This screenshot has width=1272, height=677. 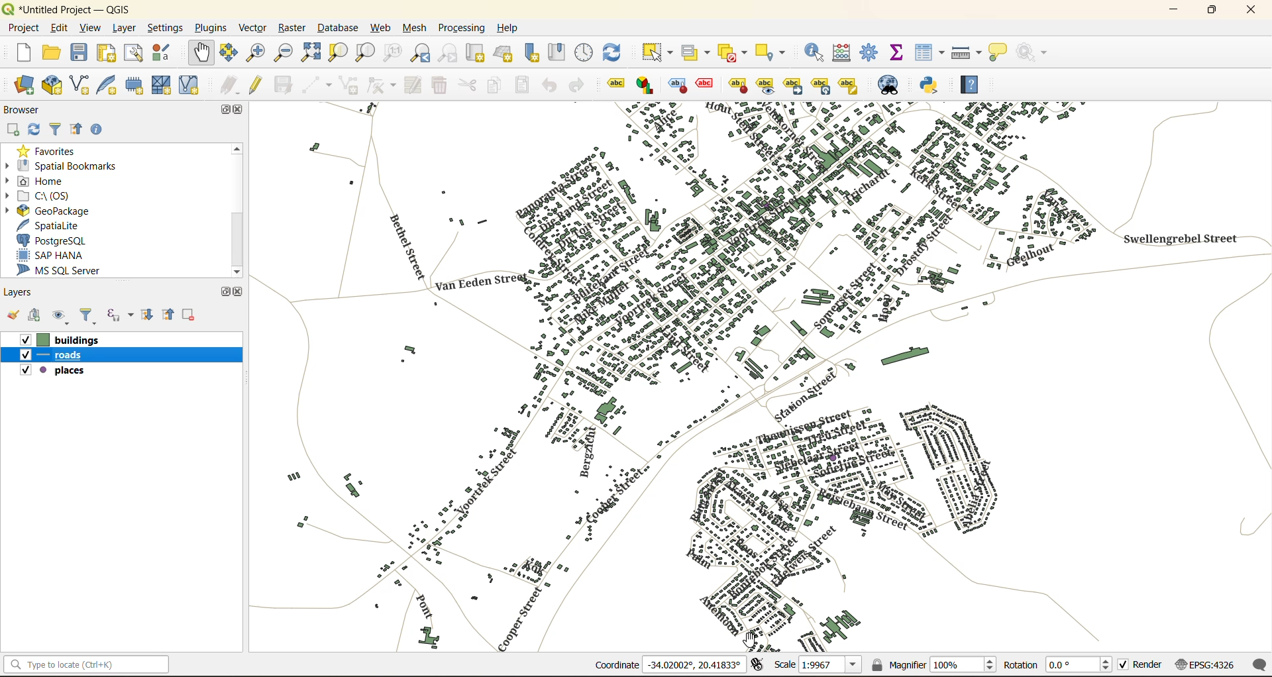 What do you see at coordinates (241, 293) in the screenshot?
I see `close` at bounding box center [241, 293].